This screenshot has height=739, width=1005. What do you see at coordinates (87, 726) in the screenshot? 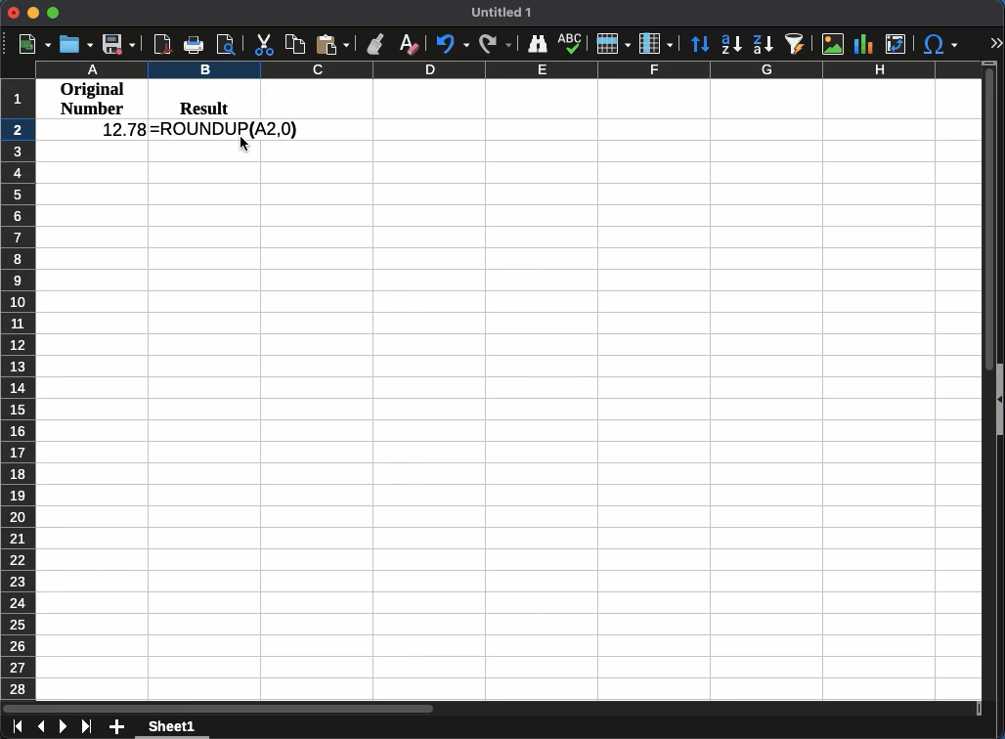
I see `last sheet` at bounding box center [87, 726].